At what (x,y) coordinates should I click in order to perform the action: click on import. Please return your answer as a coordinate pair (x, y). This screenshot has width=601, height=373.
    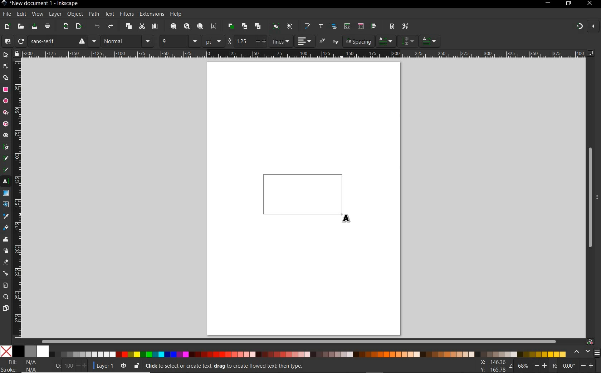
    Looking at the image, I should click on (65, 27).